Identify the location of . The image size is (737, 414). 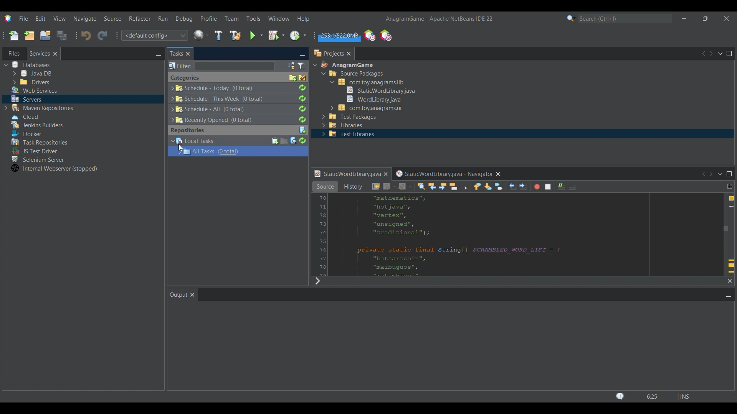
(38, 159).